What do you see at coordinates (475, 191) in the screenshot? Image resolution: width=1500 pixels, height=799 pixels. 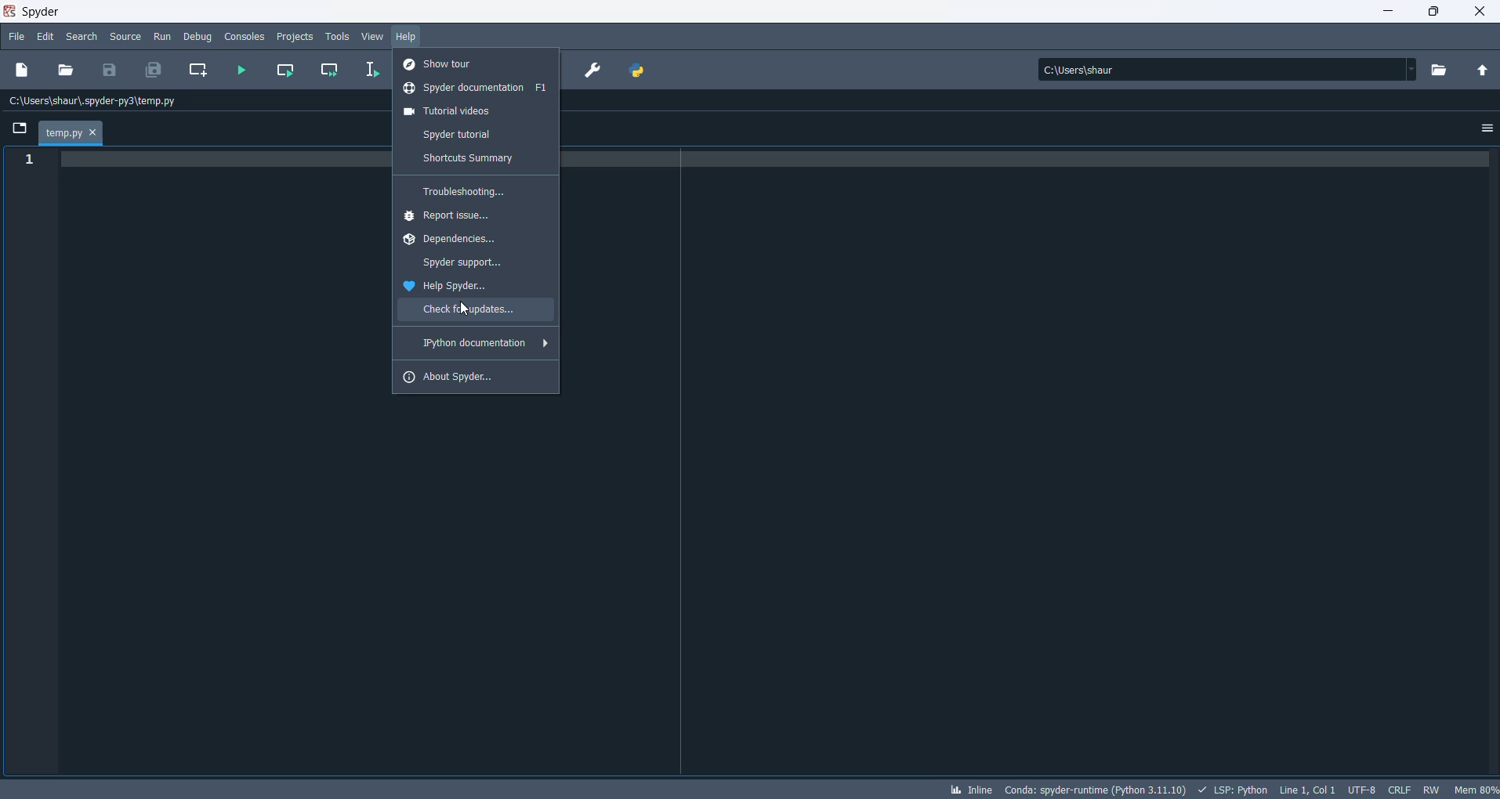 I see `troubleshooting` at bounding box center [475, 191].